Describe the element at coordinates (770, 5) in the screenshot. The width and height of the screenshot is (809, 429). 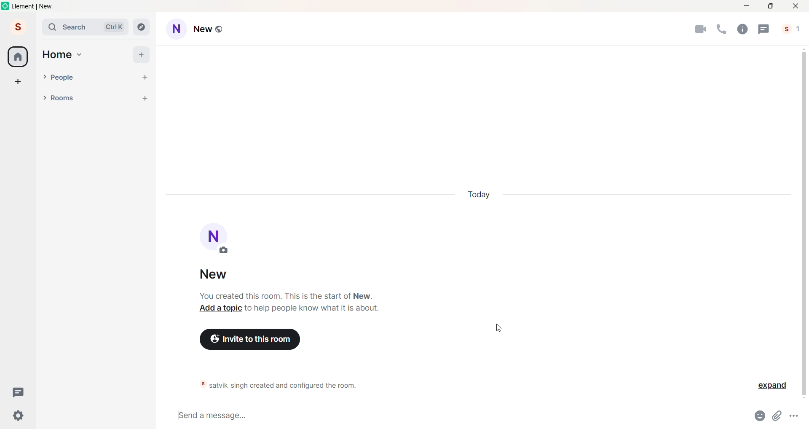
I see `Maximize` at that location.